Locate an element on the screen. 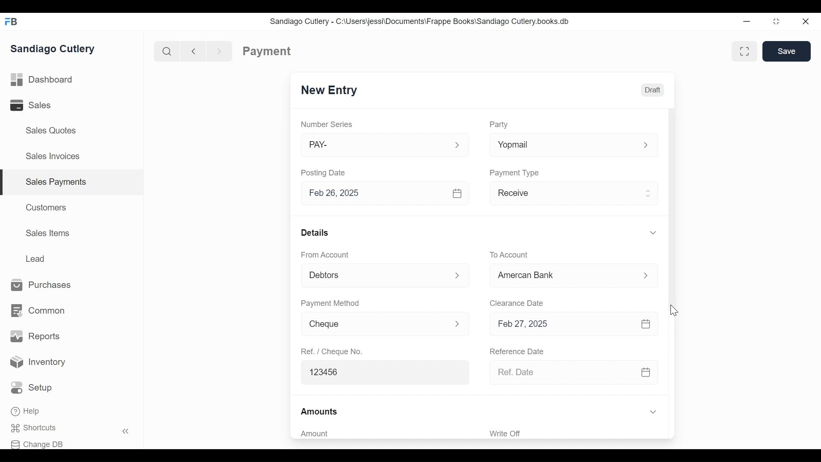 Image resolution: width=821 pixels, height=462 pixels. Purchases is located at coordinates (41, 285).